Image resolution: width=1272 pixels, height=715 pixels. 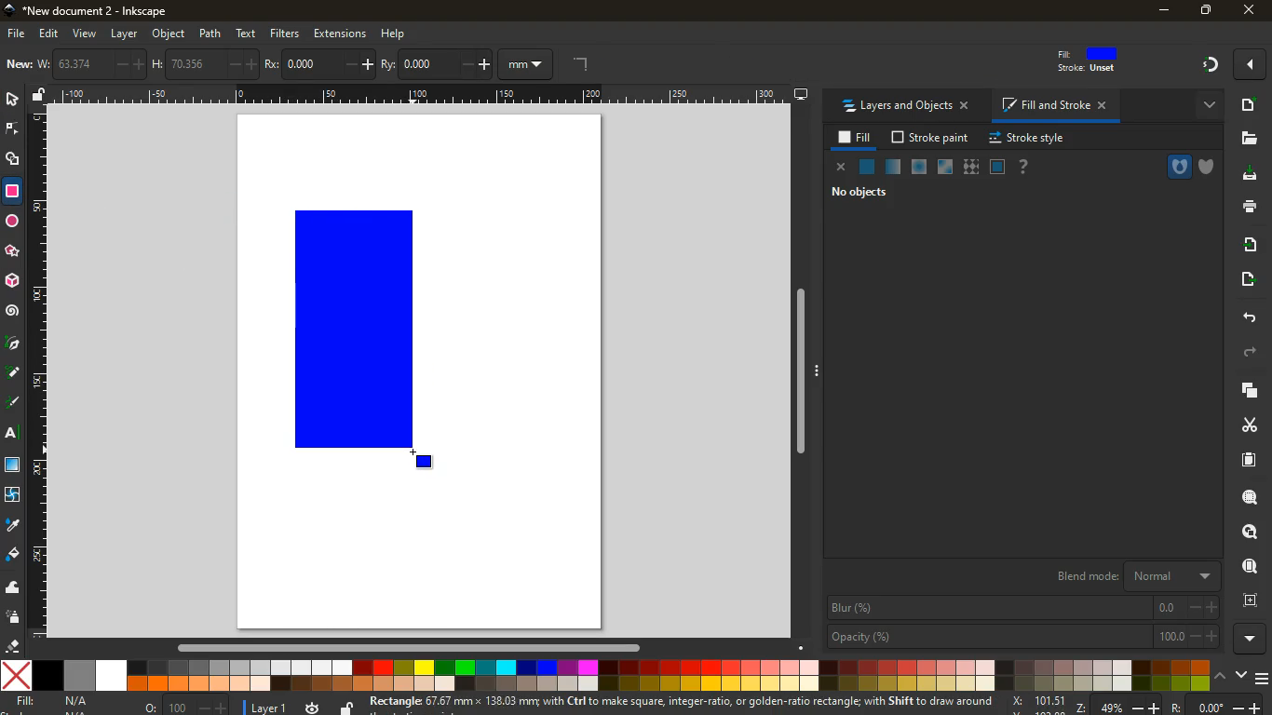 I want to click on spray, so click(x=14, y=617).